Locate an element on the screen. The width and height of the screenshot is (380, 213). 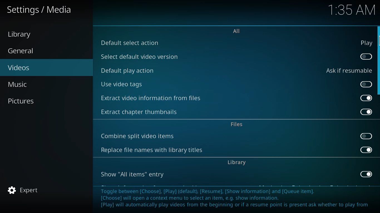
music is located at coordinates (20, 84).